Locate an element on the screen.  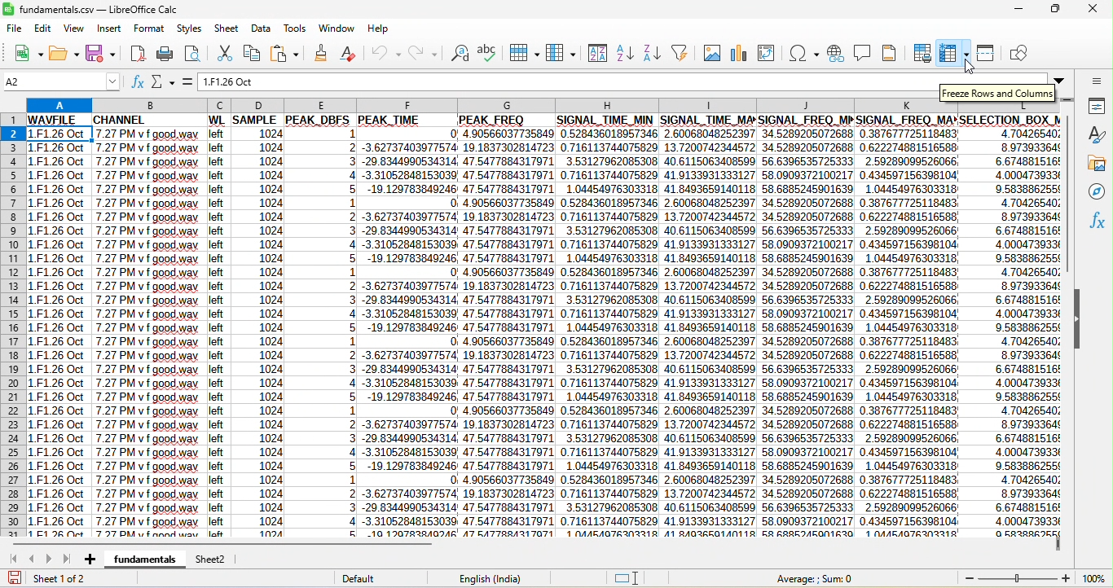
next sheet is located at coordinates (51, 556).